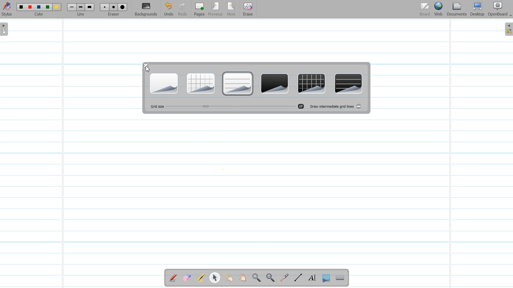  What do you see at coordinates (335, 106) in the screenshot?
I see `Draw Intermediate grid lines` at bounding box center [335, 106].